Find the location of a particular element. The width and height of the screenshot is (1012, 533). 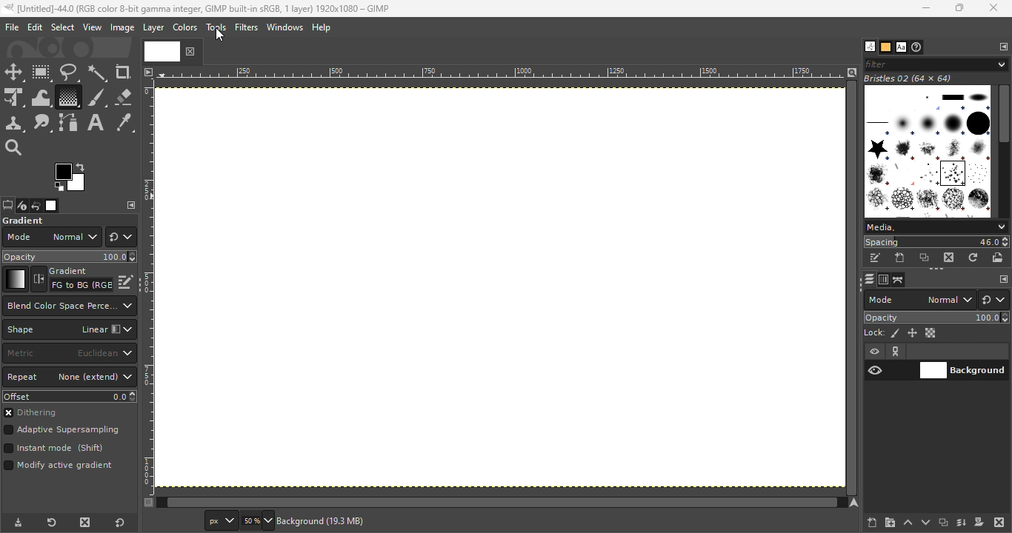

Access the image menu is located at coordinates (147, 70).